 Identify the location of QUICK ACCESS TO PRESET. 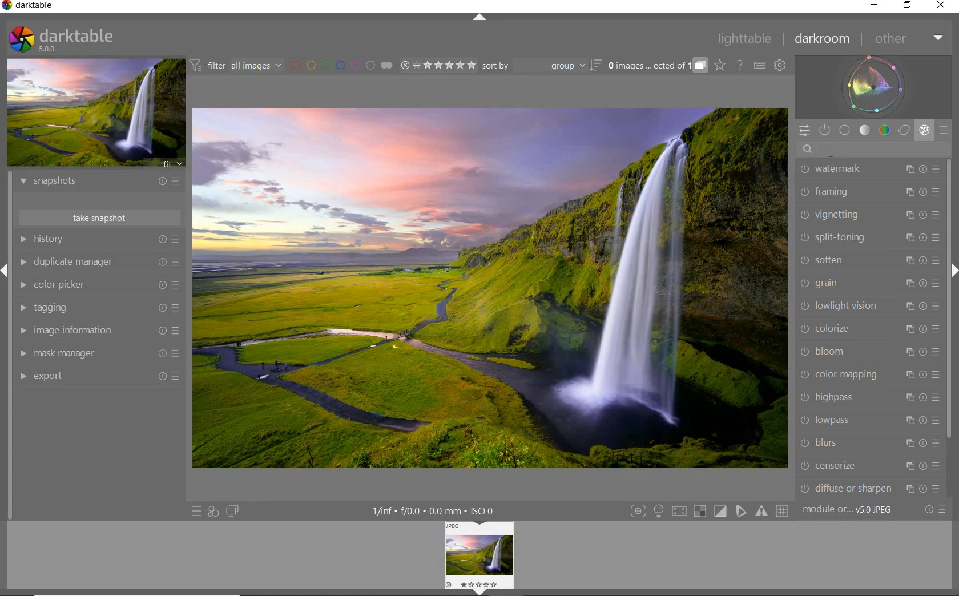
(196, 510).